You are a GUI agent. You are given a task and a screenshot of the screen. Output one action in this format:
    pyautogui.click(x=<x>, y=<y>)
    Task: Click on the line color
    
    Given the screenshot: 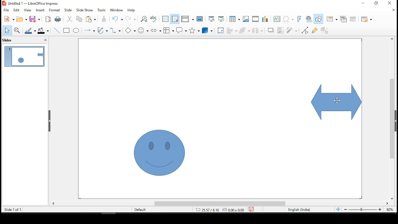 What is the action you would take?
    pyautogui.click(x=31, y=30)
    